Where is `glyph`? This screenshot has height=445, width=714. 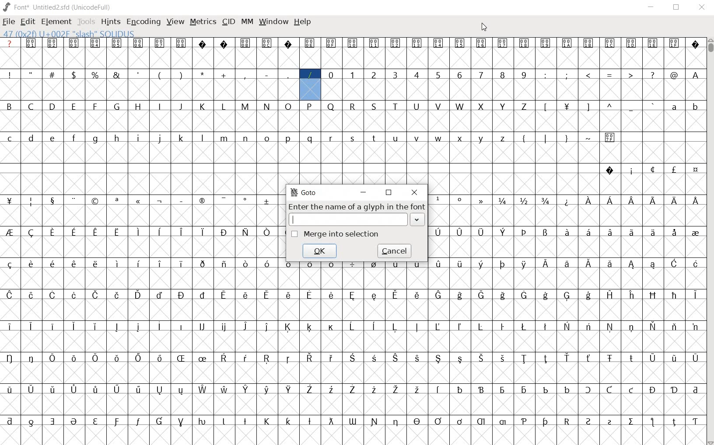
glyph is located at coordinates (267, 232).